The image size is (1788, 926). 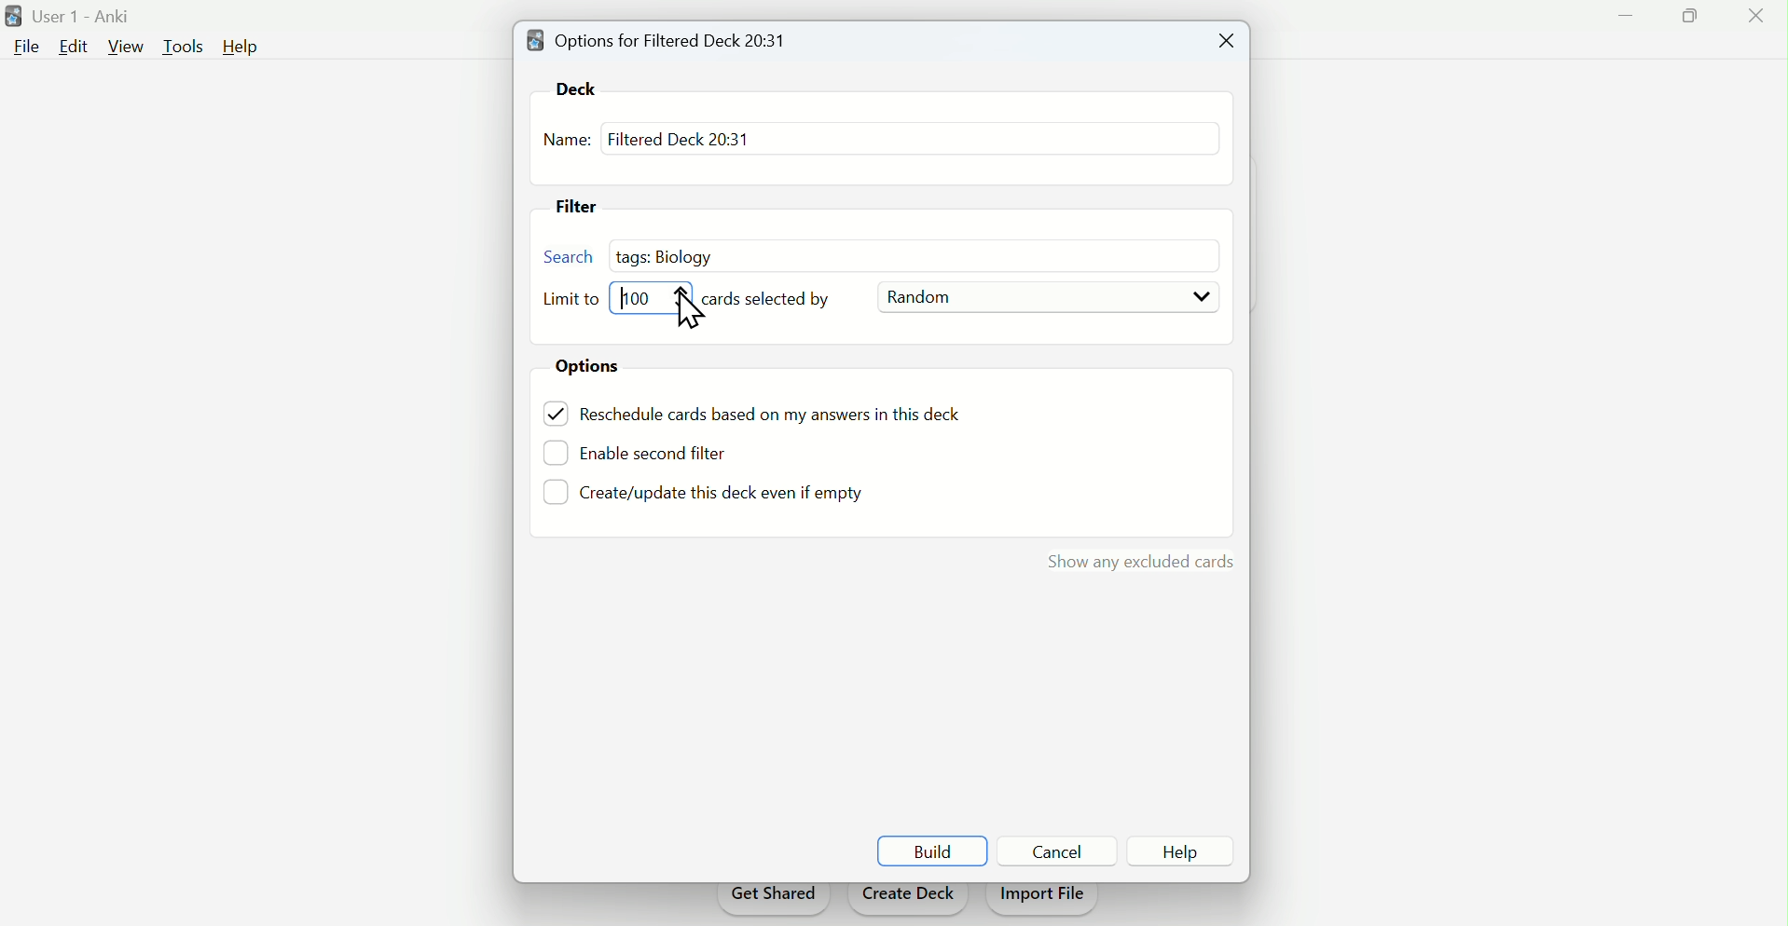 I want to click on Help, so click(x=246, y=48).